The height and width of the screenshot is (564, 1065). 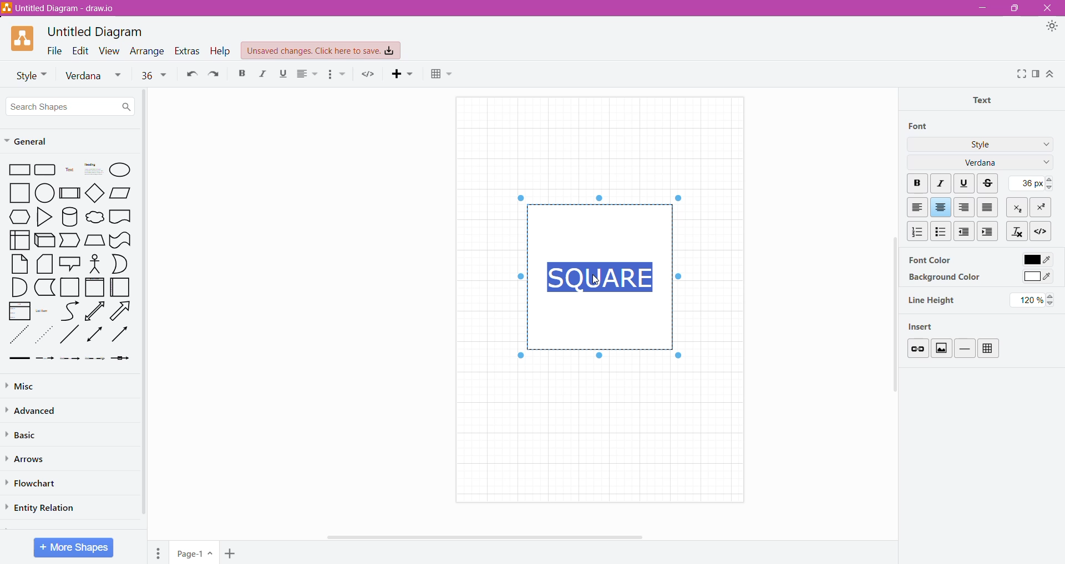 I want to click on cloud, so click(x=94, y=218).